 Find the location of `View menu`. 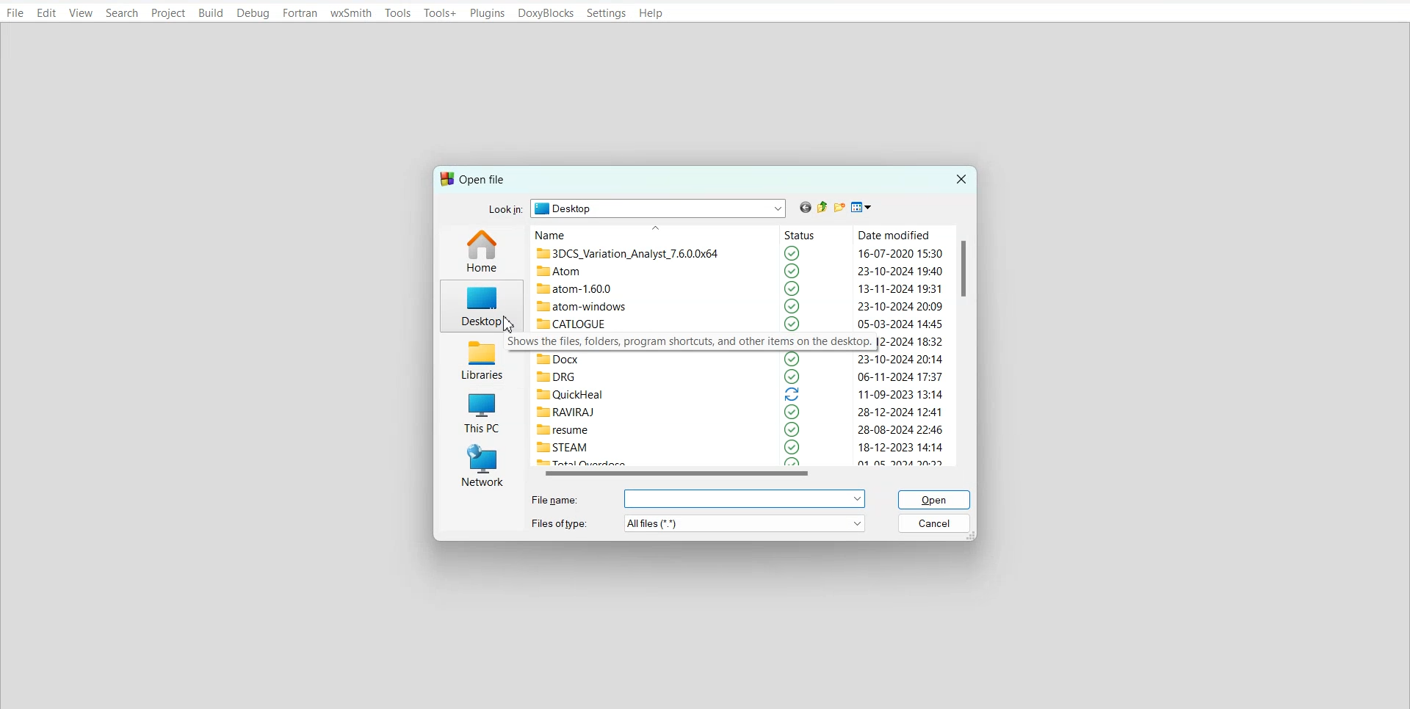

View menu is located at coordinates (861, 208).